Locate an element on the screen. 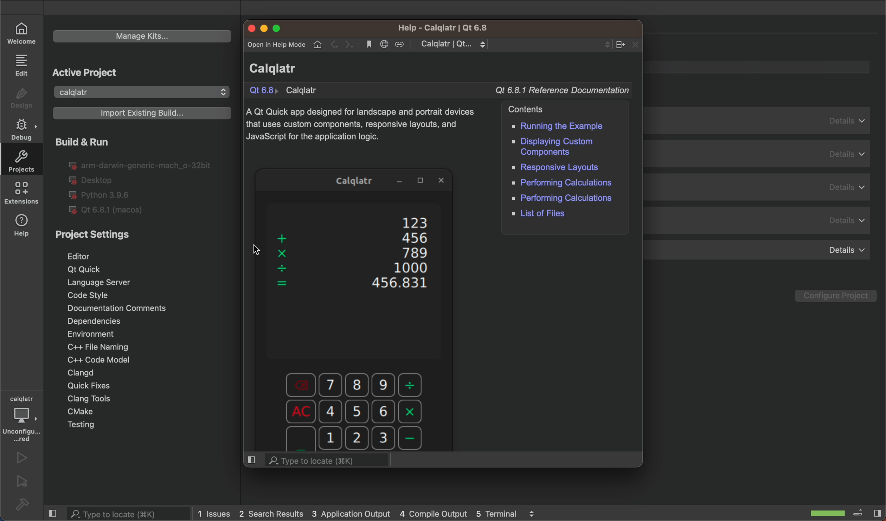  create is located at coordinates (102, 70).